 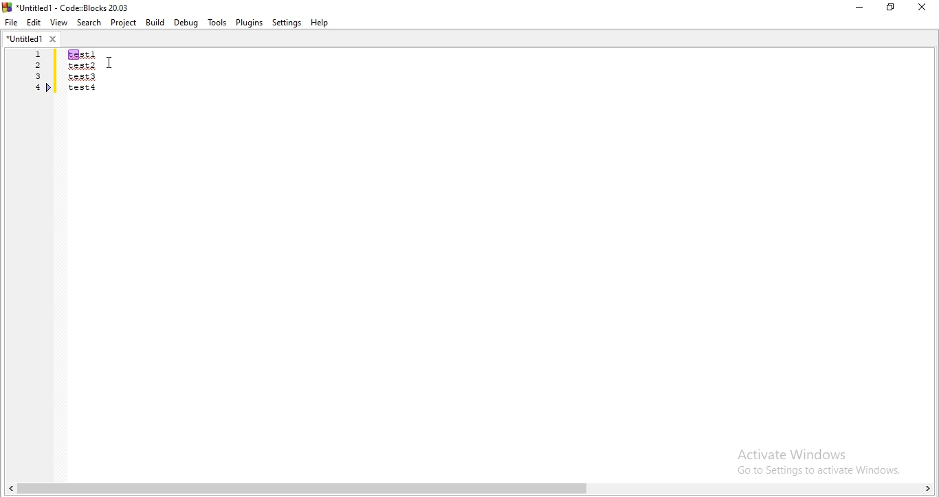 I want to click on Build , so click(x=154, y=23).